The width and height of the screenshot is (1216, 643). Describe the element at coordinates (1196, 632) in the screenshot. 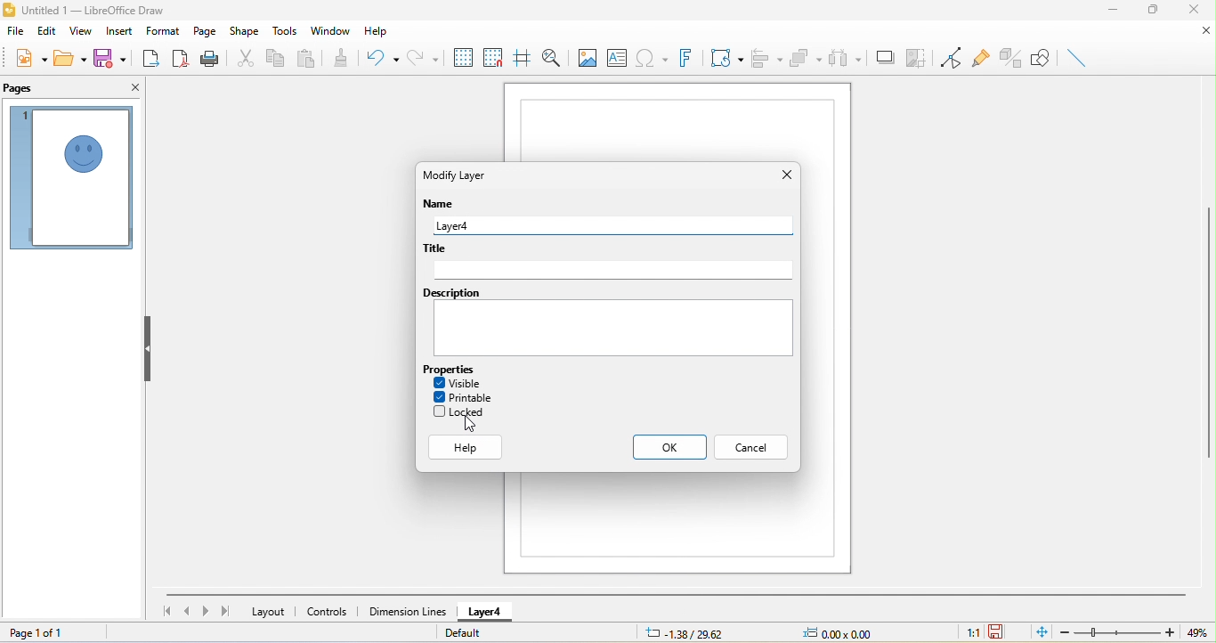

I see `49%` at that location.